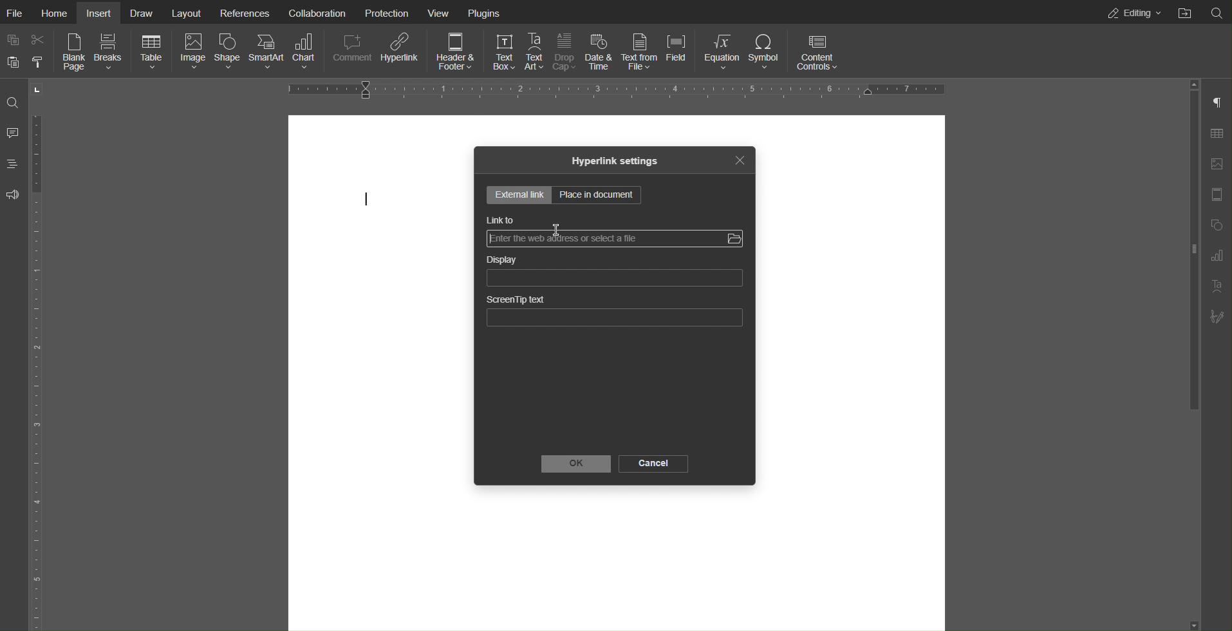 The image size is (1232, 631). What do you see at coordinates (566, 52) in the screenshot?
I see `Drop Cap` at bounding box center [566, 52].